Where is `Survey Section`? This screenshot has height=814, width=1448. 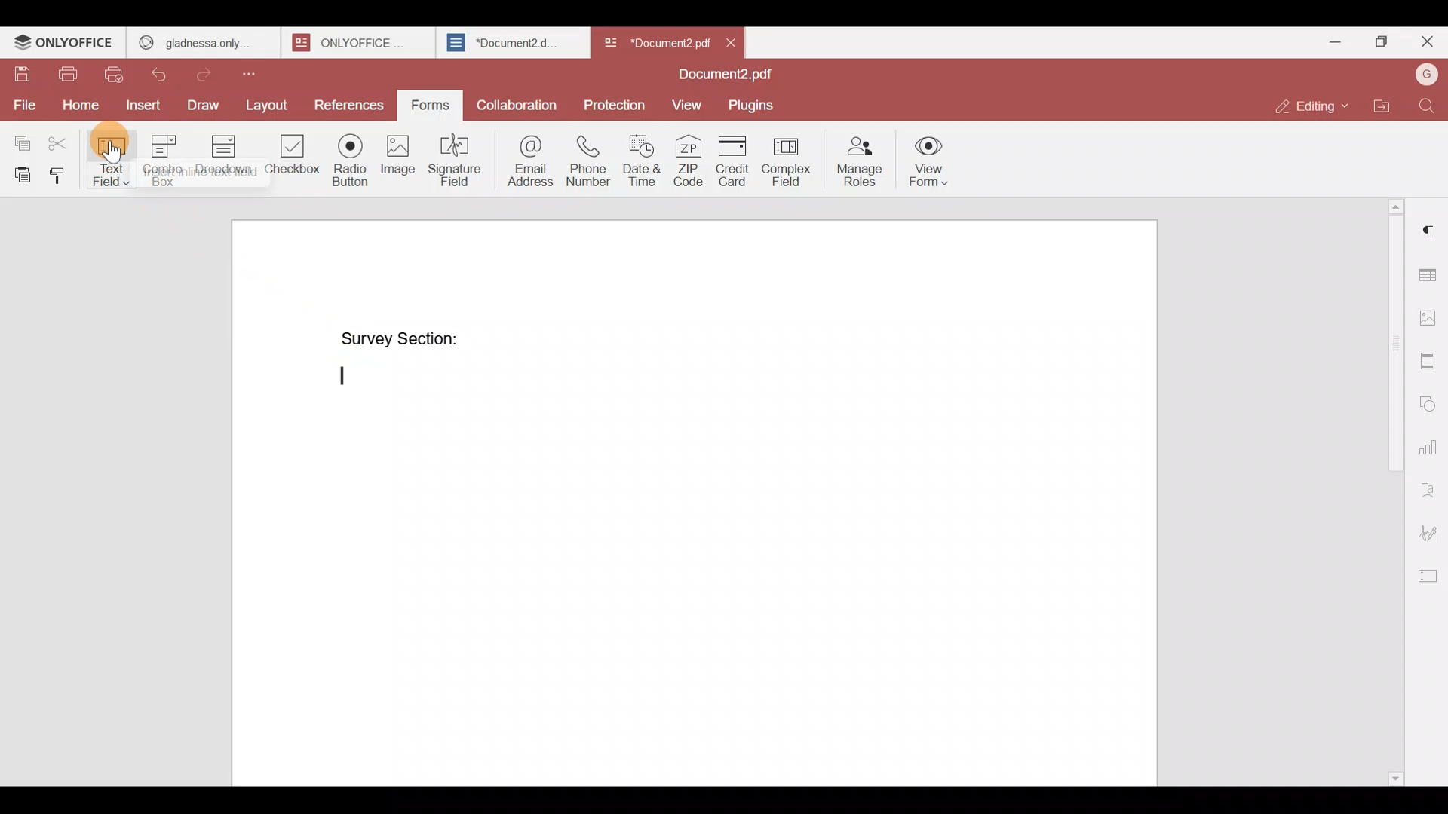 Survey Section is located at coordinates (400, 339).